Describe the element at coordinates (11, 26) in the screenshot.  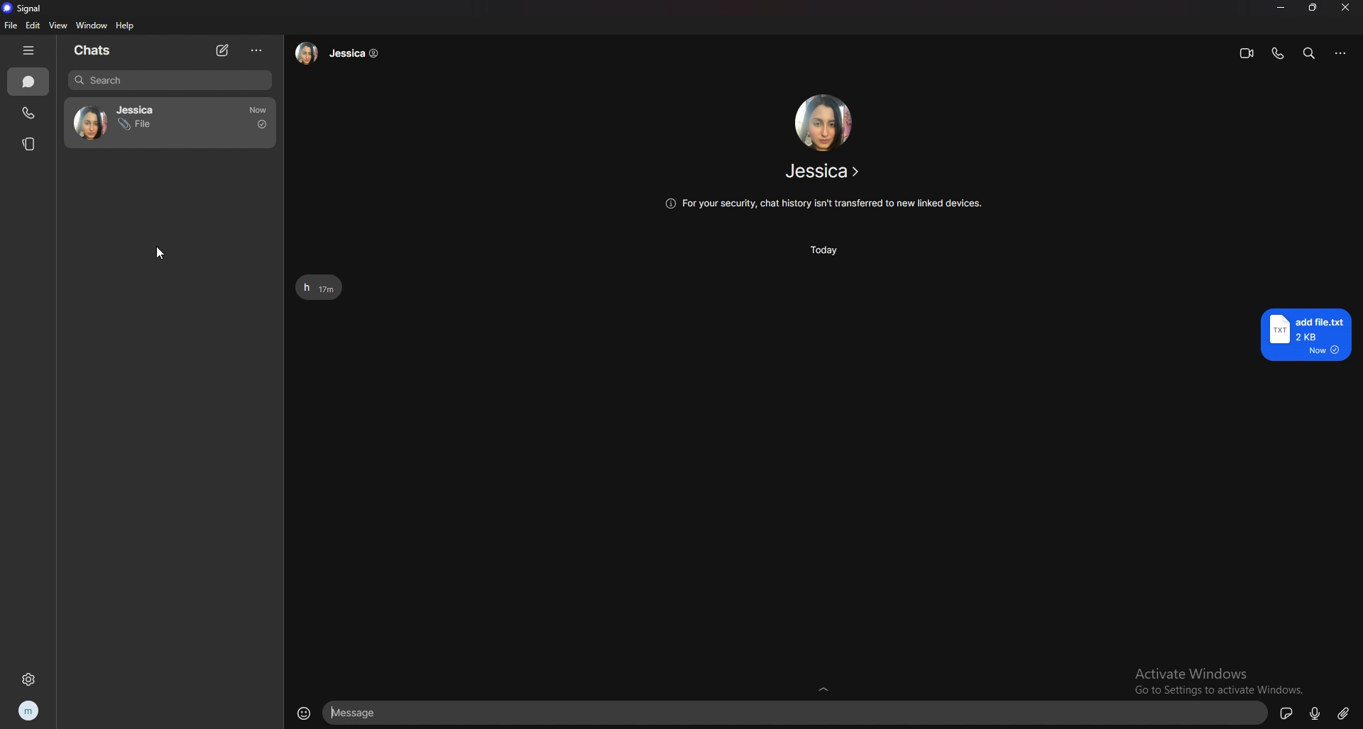
I see `file` at that location.